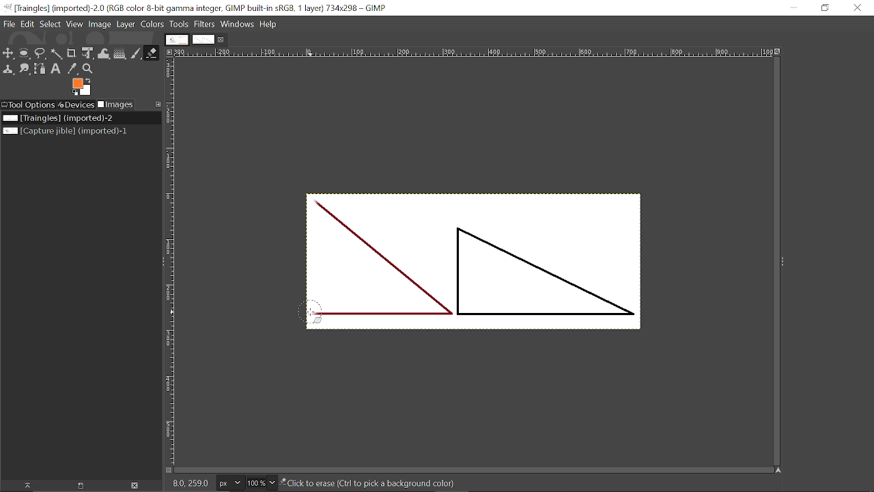  Describe the element at coordinates (56, 70) in the screenshot. I see `Text tool` at that location.